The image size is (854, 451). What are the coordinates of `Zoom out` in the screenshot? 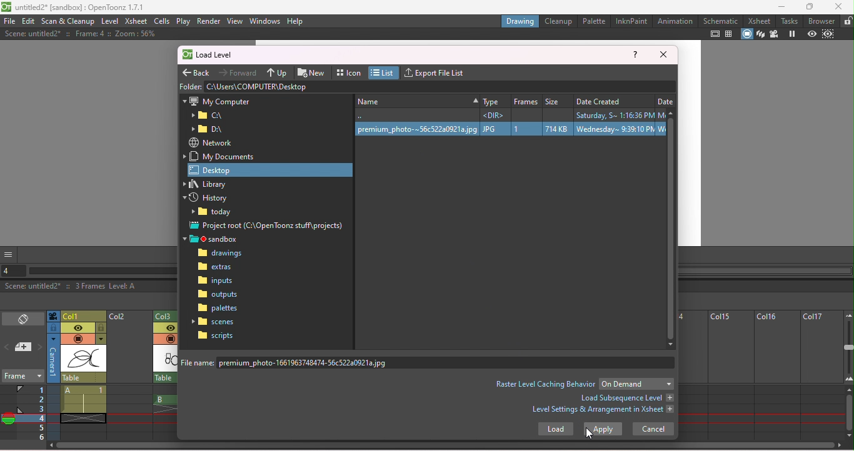 It's located at (848, 315).